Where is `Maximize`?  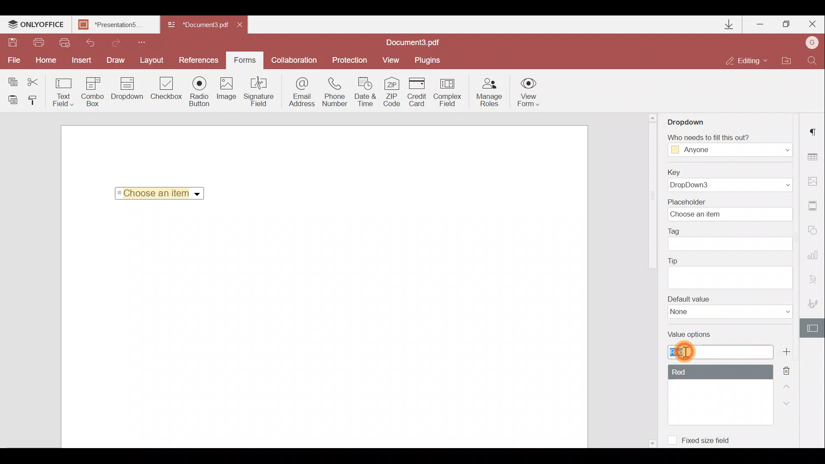 Maximize is located at coordinates (786, 25).